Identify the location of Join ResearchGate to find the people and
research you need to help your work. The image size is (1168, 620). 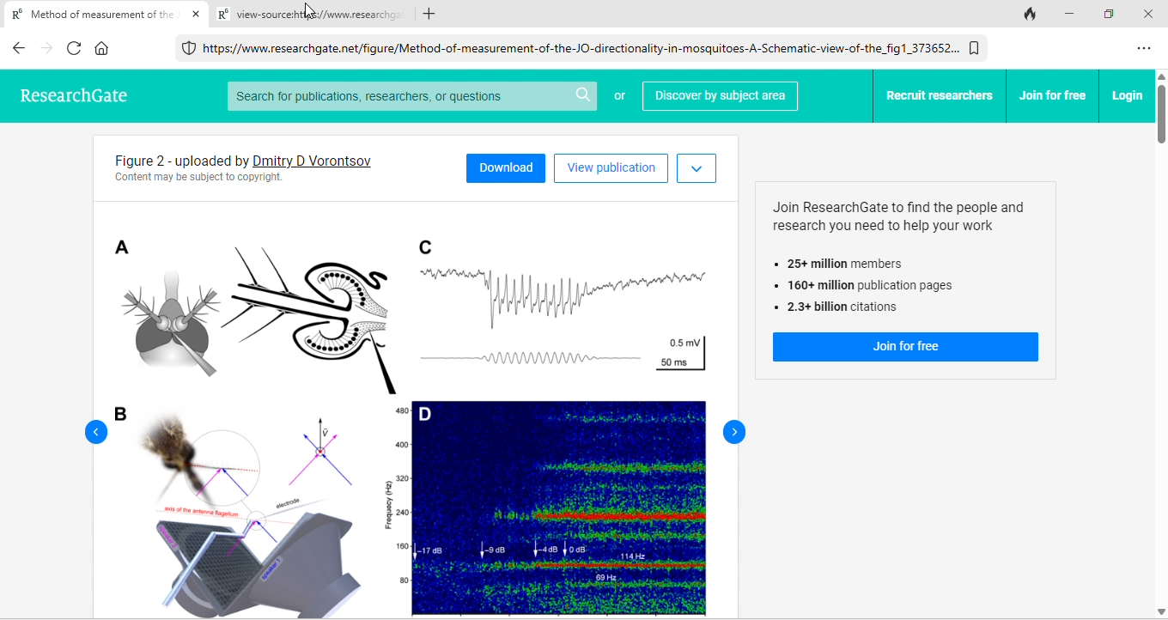
(889, 216).